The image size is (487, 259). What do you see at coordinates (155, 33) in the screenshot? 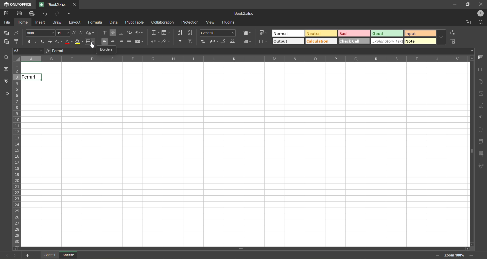
I see `summation` at bounding box center [155, 33].